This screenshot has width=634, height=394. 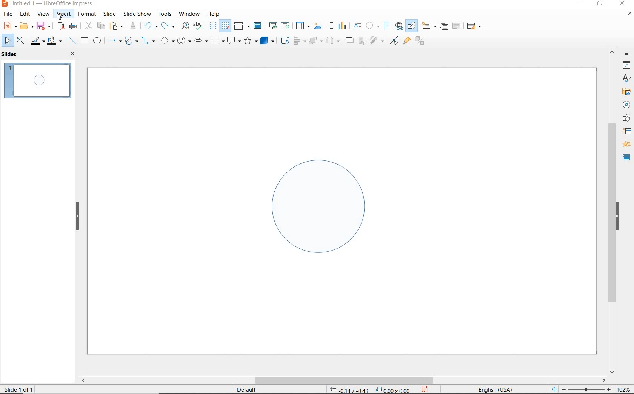 I want to click on insert special characters, so click(x=371, y=25).